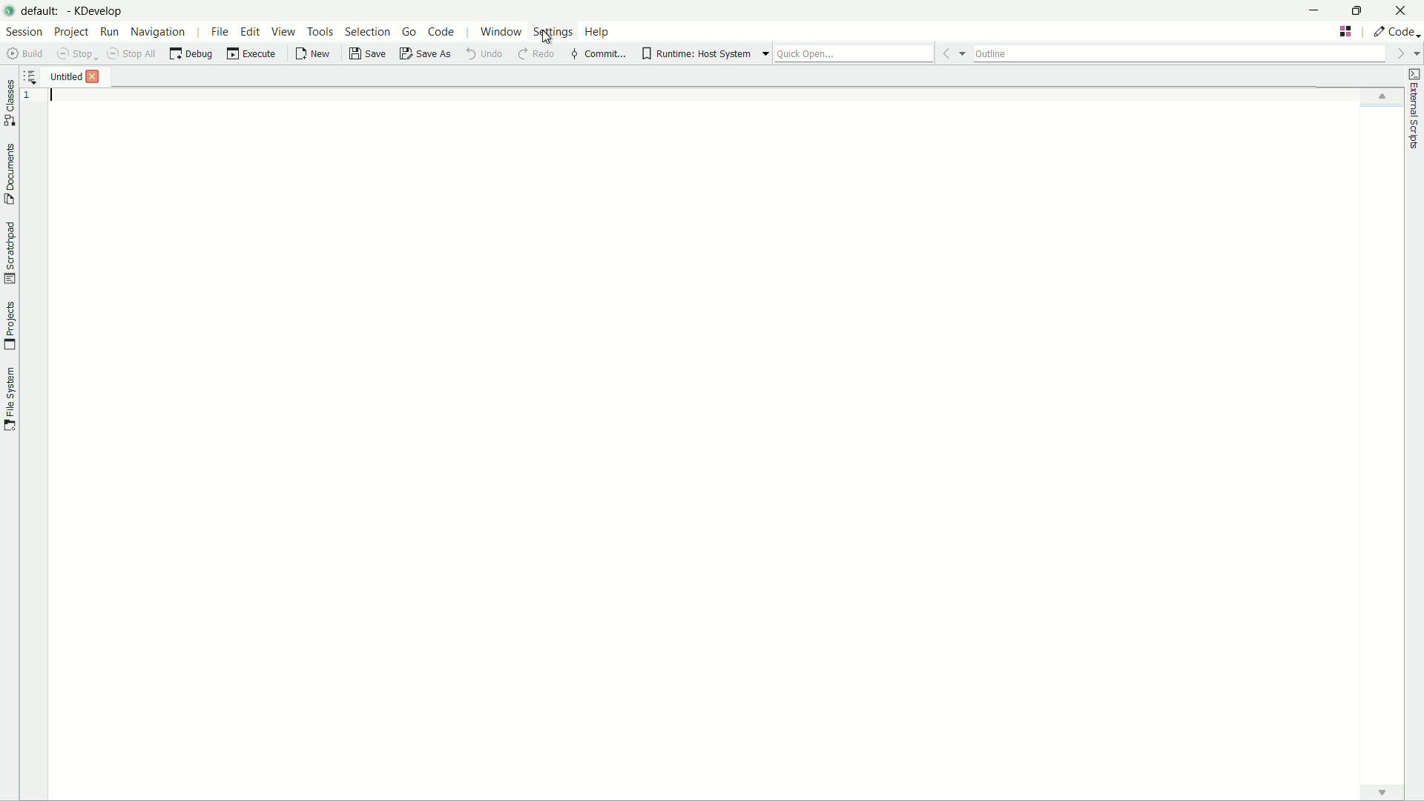 This screenshot has width=1424, height=801. What do you see at coordinates (158, 33) in the screenshot?
I see `navigation` at bounding box center [158, 33].